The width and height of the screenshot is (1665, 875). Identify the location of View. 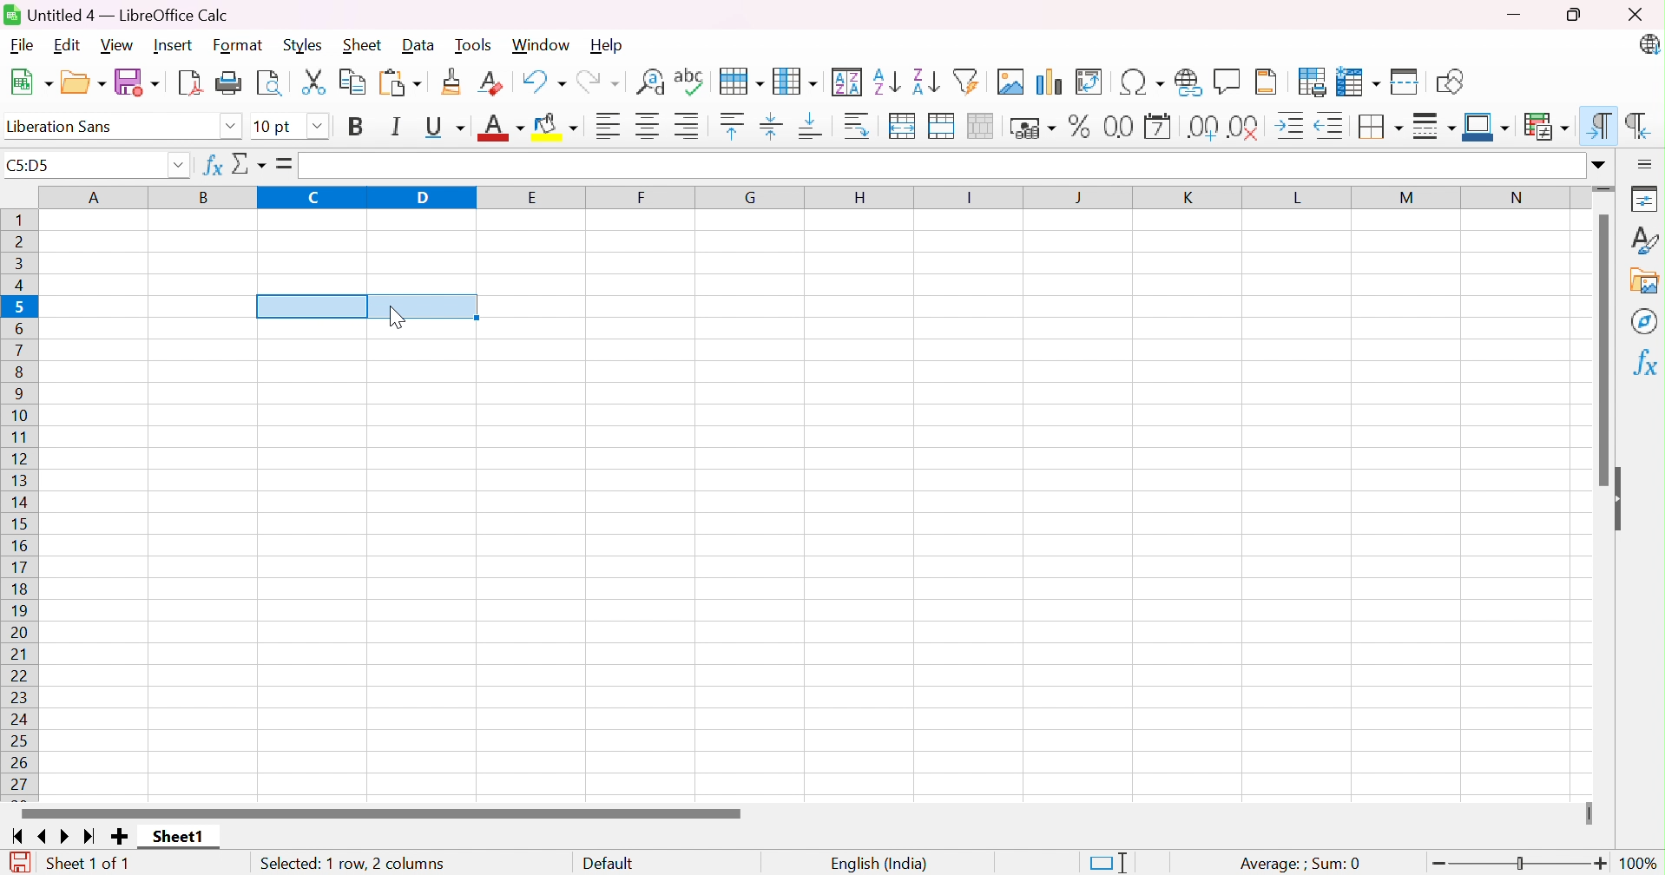
(122, 45).